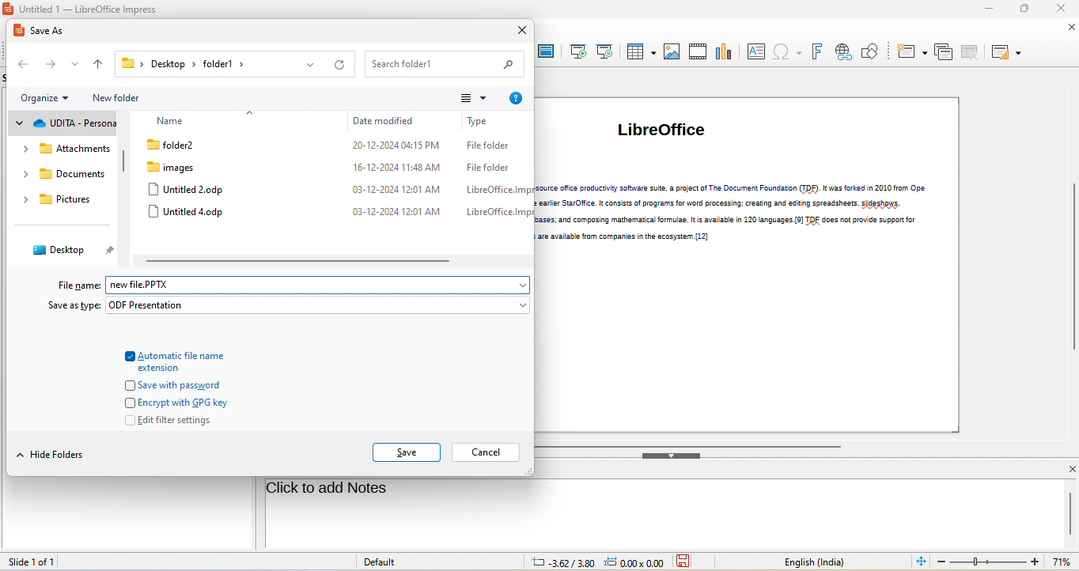 Image resolution: width=1079 pixels, height=571 pixels. I want to click on search, so click(442, 64).